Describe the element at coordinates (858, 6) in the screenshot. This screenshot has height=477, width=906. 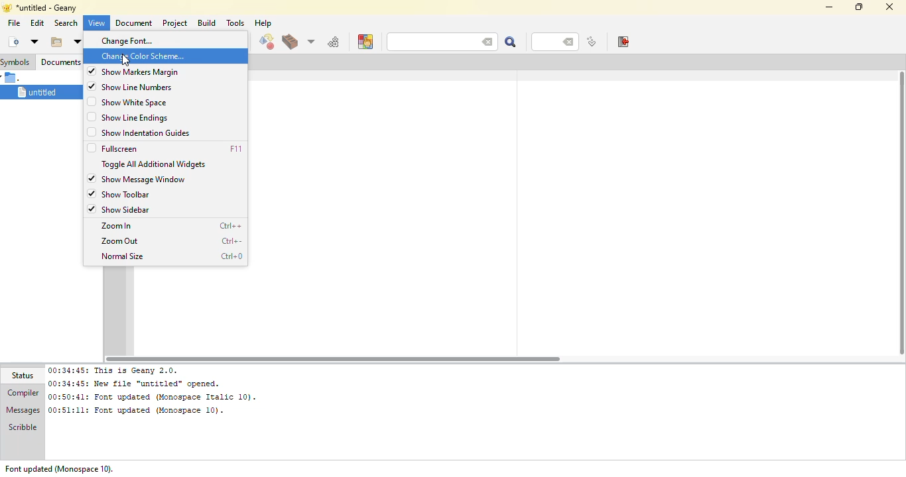
I see `maximize` at that location.